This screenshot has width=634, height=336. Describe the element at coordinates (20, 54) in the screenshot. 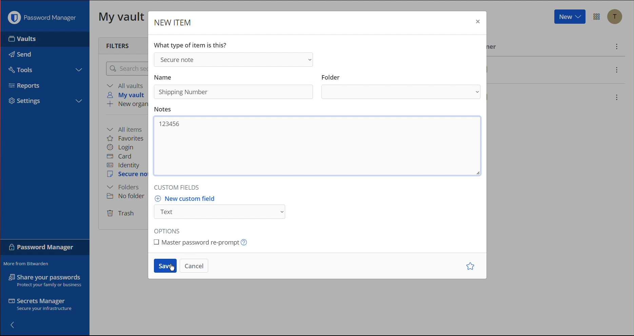

I see `Send` at that location.